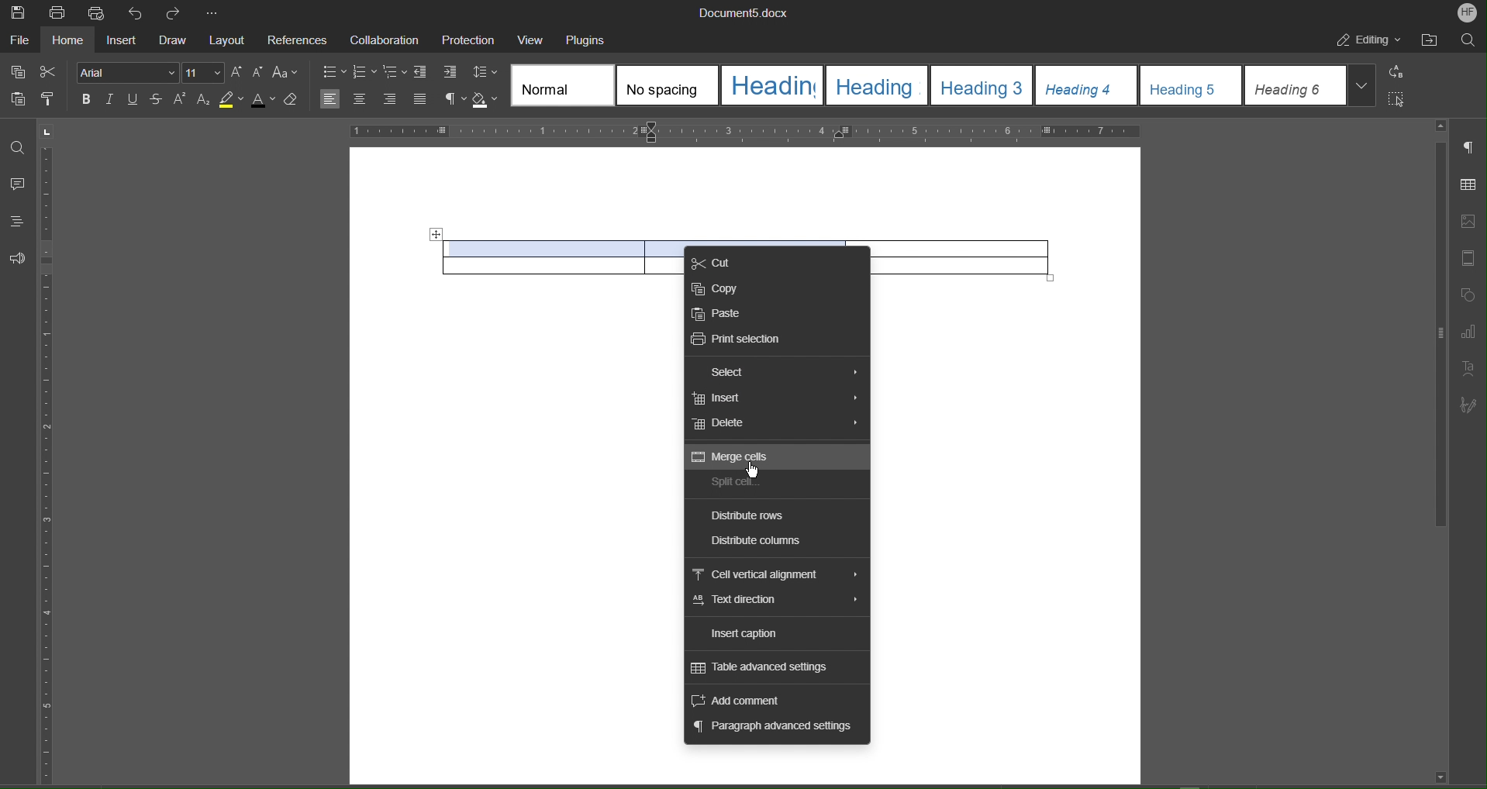 This screenshot has height=789, width=1487. What do you see at coordinates (750, 516) in the screenshot?
I see `Distribute rows` at bounding box center [750, 516].